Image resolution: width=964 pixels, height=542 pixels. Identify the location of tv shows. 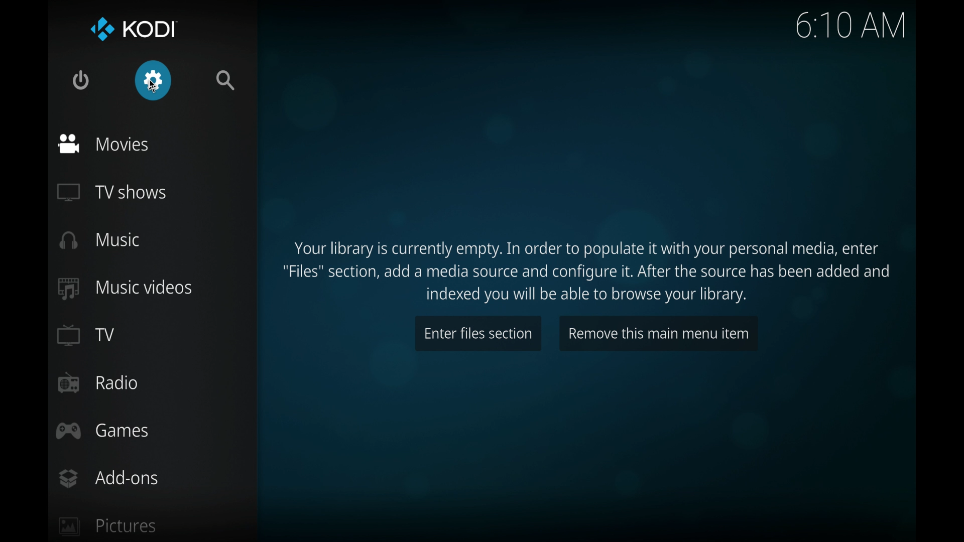
(111, 193).